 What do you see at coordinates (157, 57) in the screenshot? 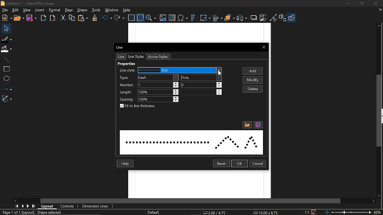
I see `Arrow styles` at bounding box center [157, 57].